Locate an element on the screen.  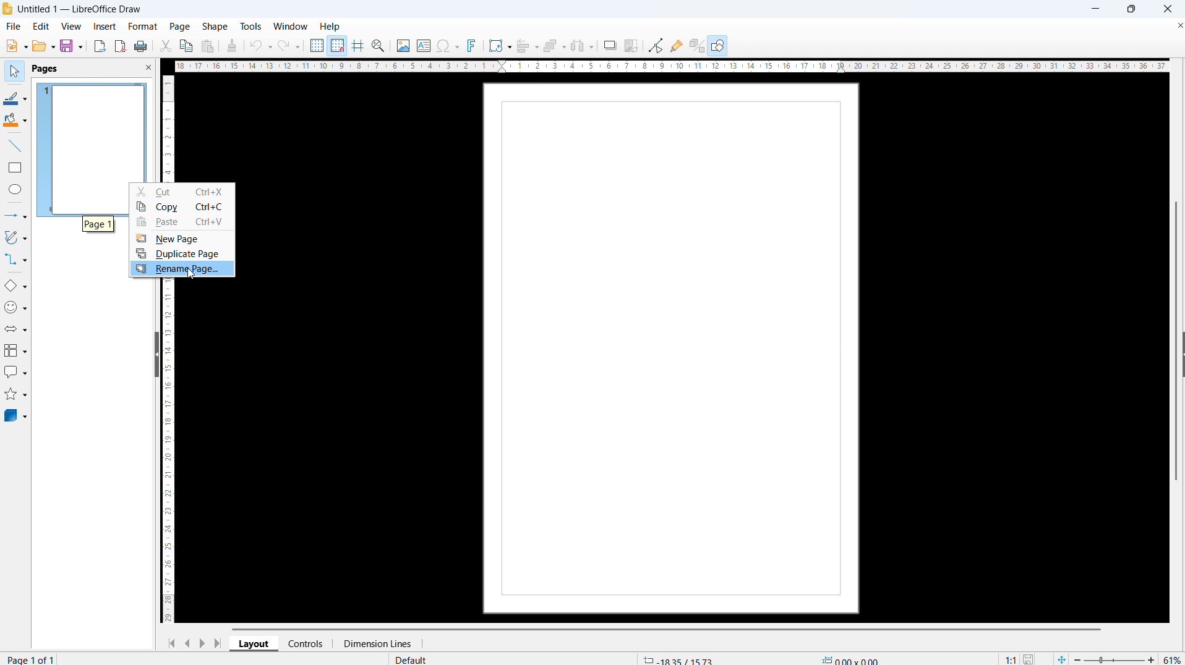
insert fontwork text is located at coordinates (472, 46).